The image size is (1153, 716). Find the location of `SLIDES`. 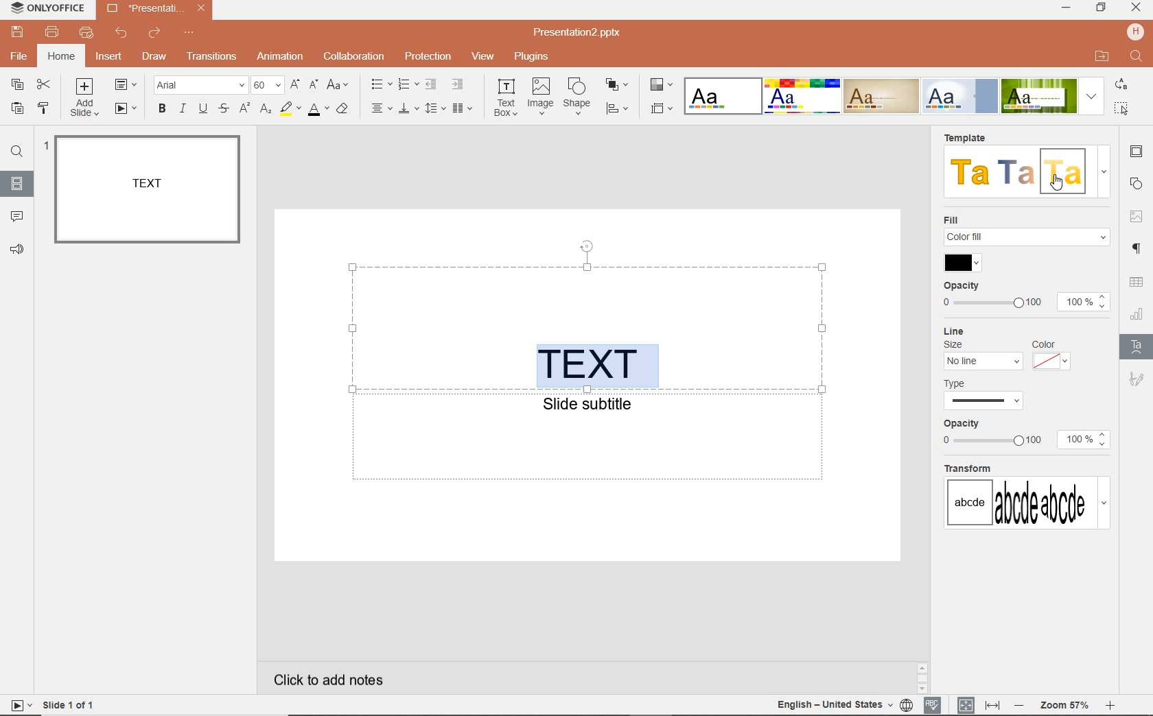

SLIDES is located at coordinates (19, 184).